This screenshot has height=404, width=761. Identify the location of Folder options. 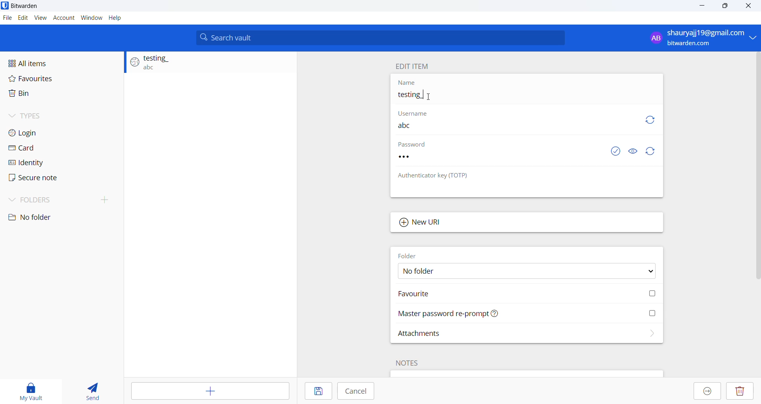
(523, 271).